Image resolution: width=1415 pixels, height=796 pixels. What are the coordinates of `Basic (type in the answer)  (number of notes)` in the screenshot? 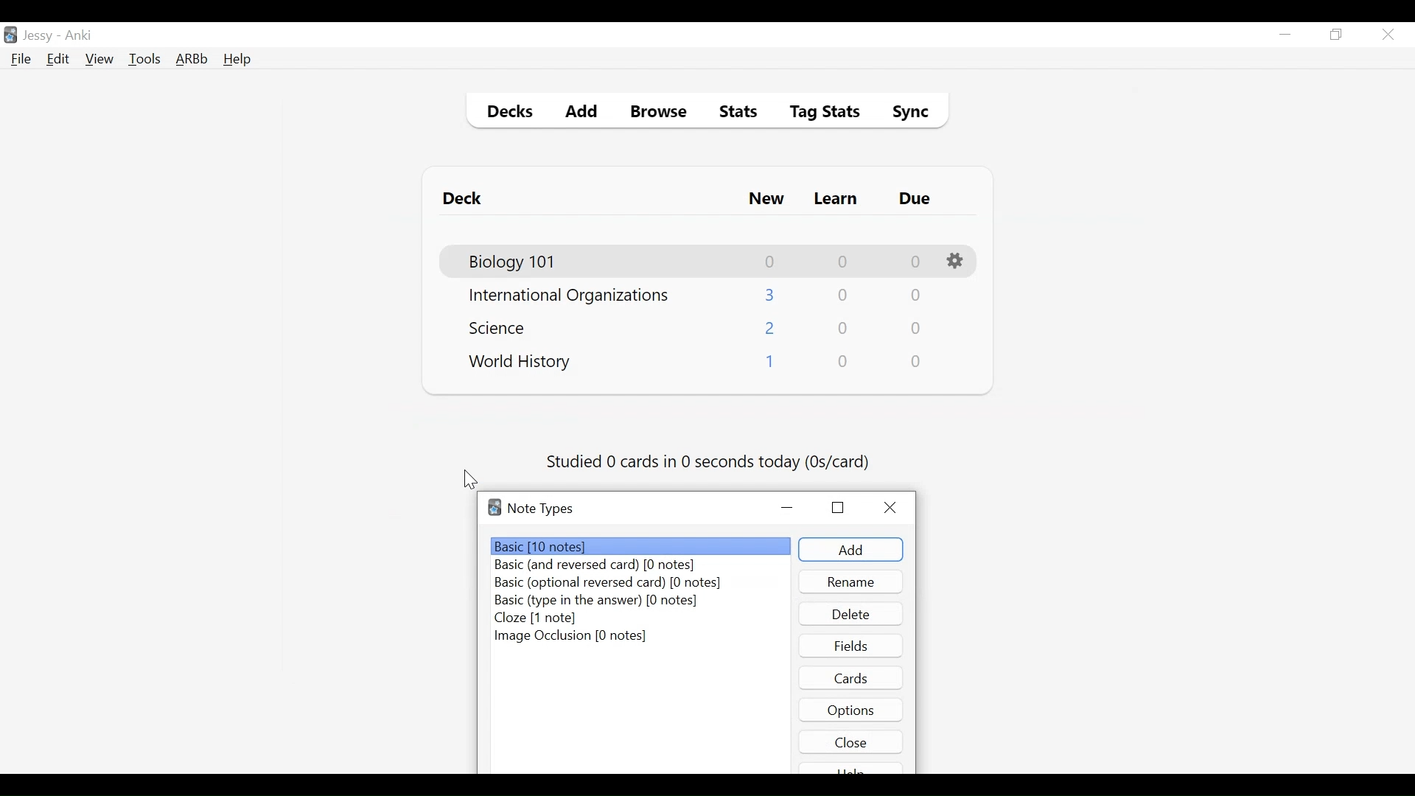 It's located at (596, 601).